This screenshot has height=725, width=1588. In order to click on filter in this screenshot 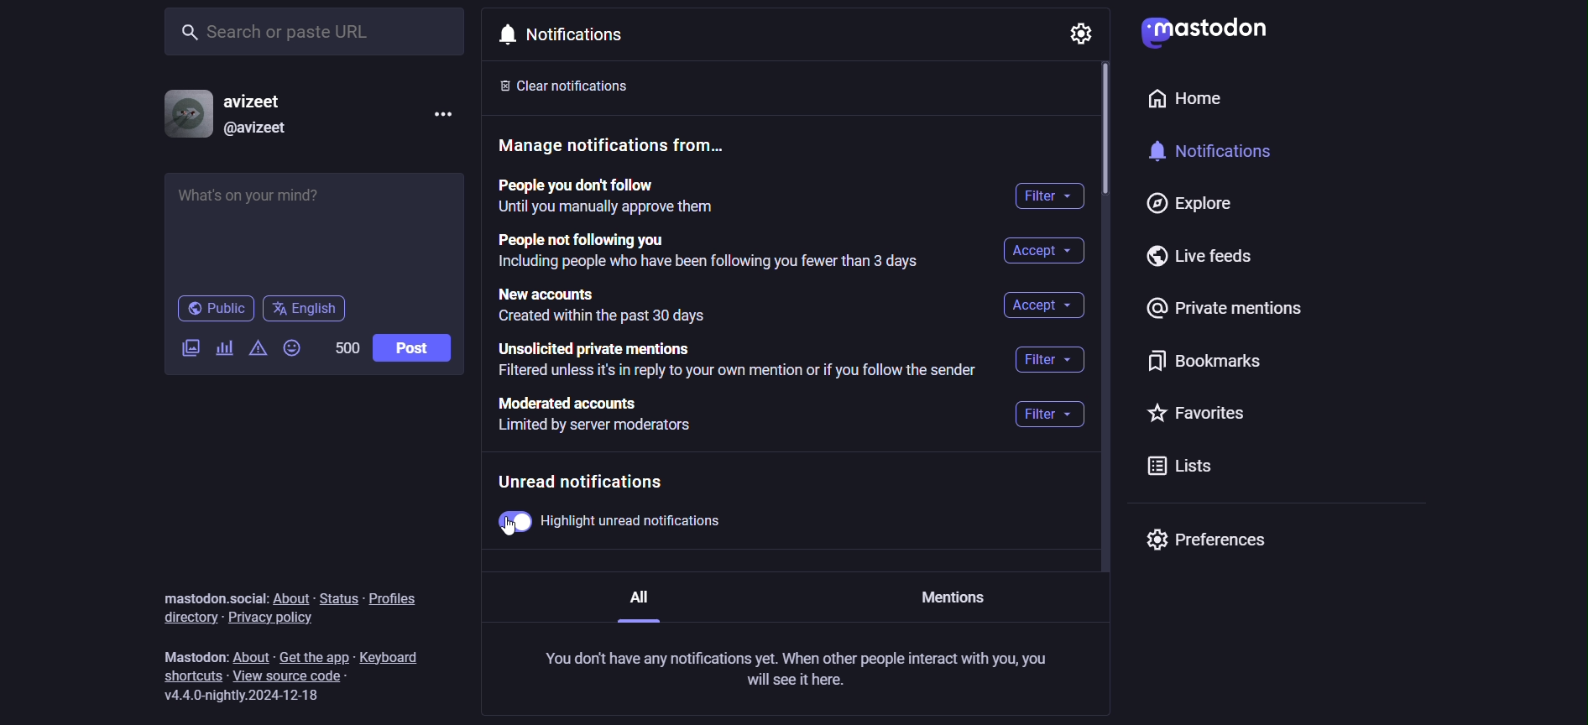, I will do `click(1047, 417)`.